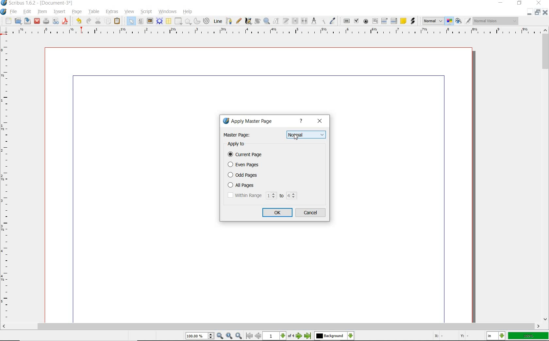  I want to click on open, so click(18, 21).